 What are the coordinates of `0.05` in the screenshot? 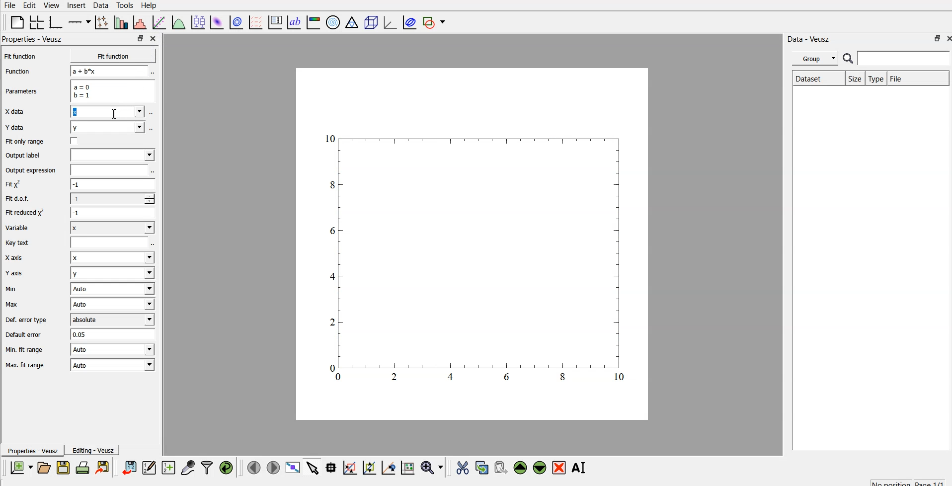 It's located at (112, 335).